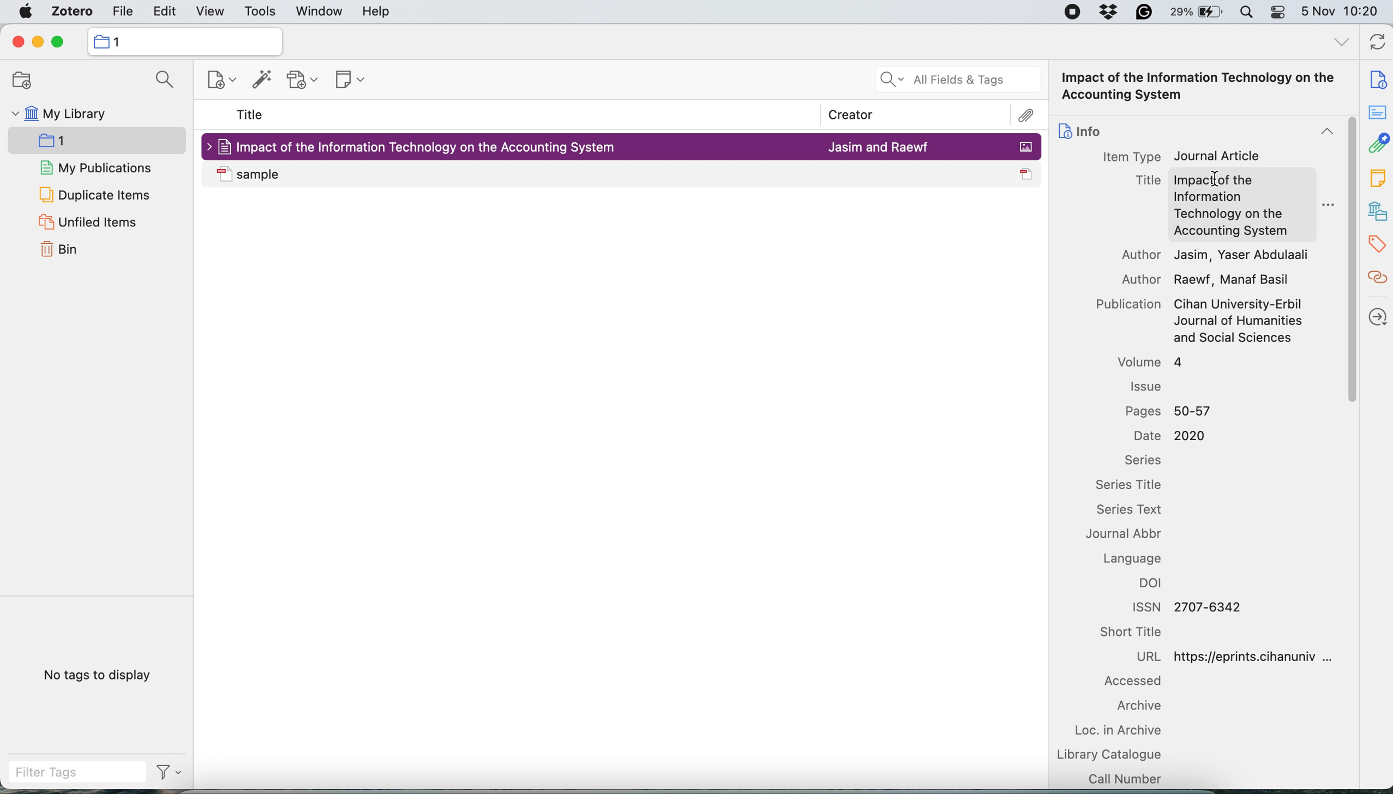  I want to click on Impact of the Information Technology on the Accounting System, so click(1234, 206).